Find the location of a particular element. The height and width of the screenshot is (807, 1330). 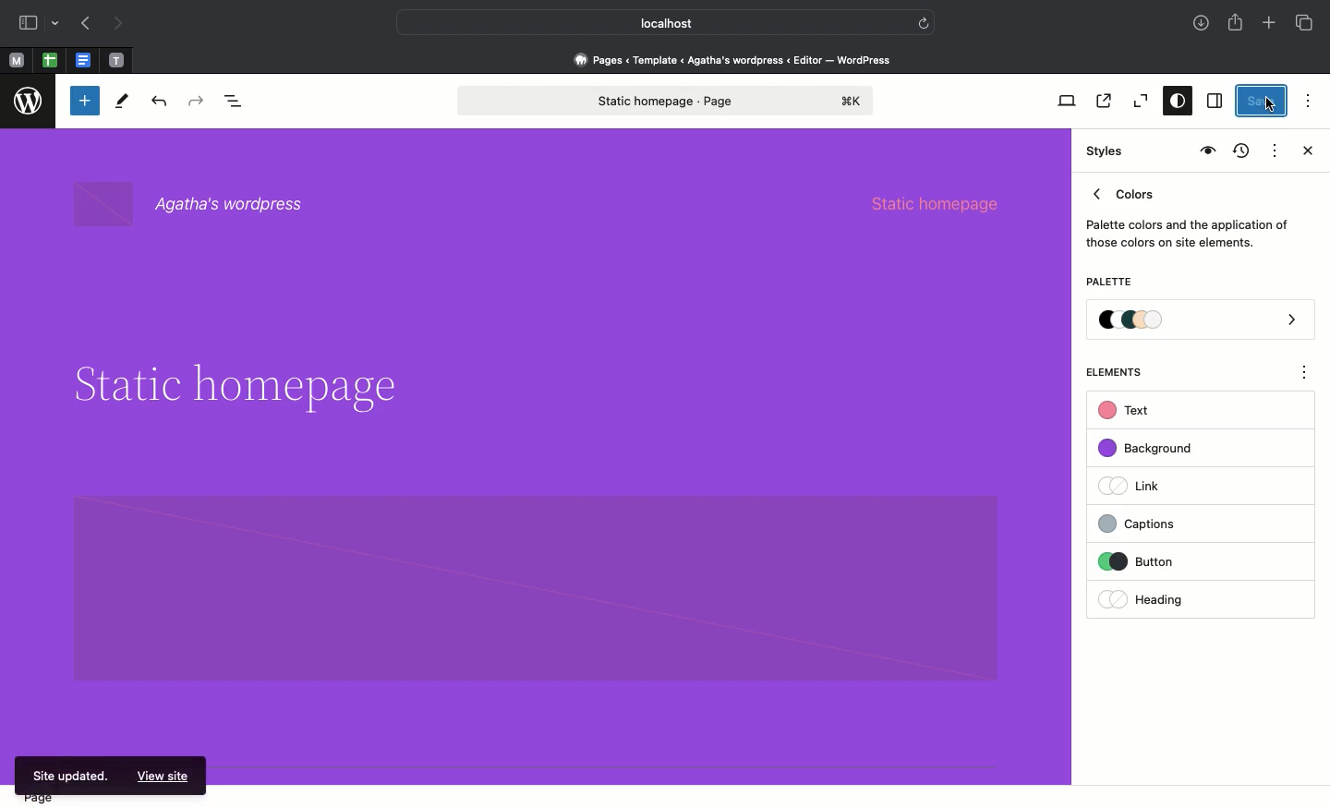

Zoom out is located at coordinates (1138, 102).